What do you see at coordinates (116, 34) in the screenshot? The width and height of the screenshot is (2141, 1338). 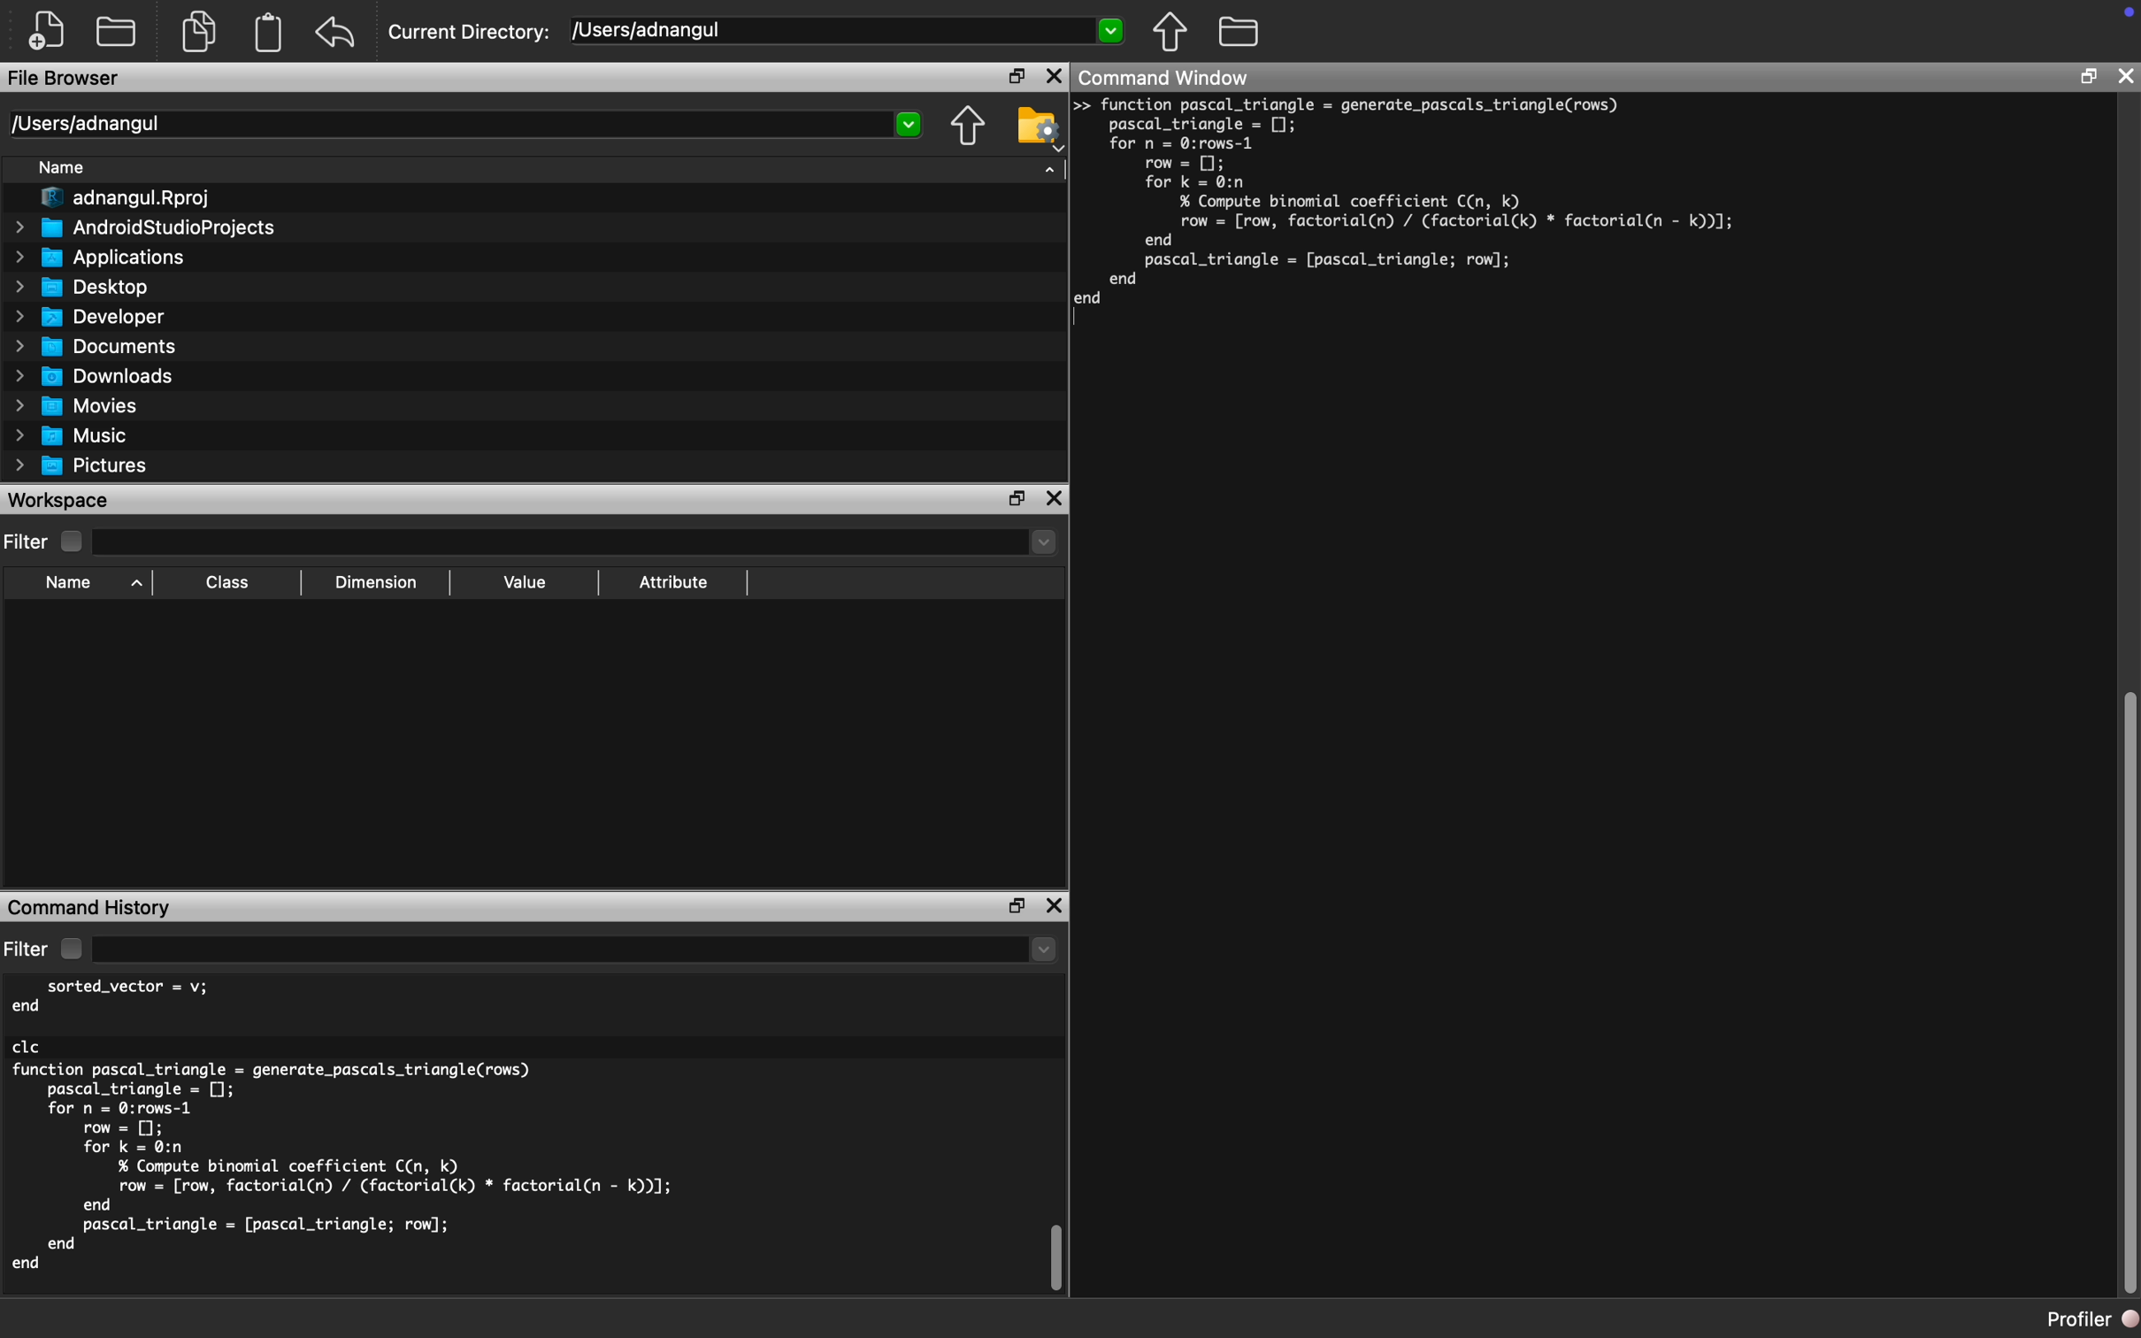 I see `Folder` at bounding box center [116, 34].